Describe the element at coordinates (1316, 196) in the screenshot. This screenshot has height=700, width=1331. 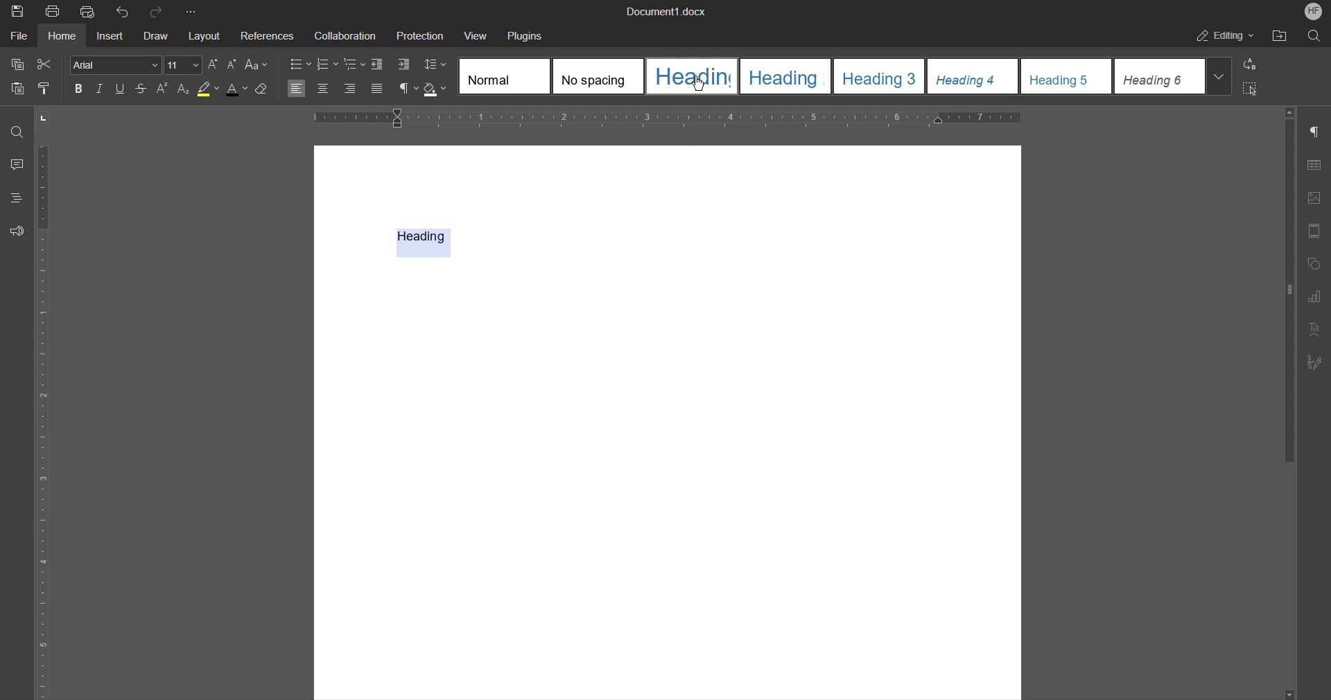
I see `Image Settings` at that location.